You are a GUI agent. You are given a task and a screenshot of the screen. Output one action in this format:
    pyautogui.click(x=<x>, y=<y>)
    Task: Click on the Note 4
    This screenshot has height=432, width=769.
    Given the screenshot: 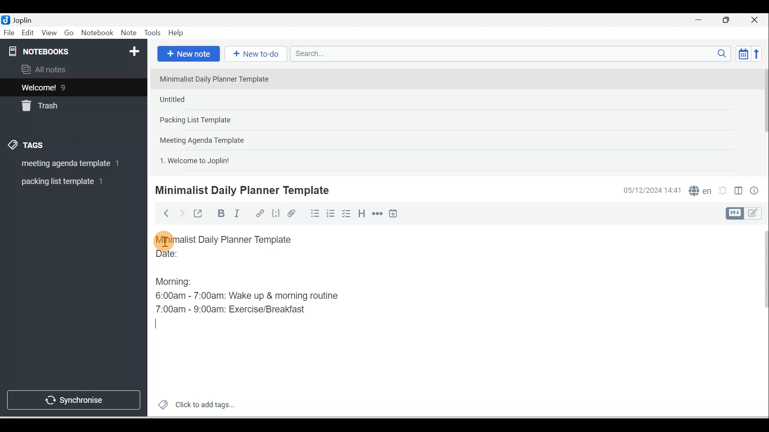 What is the action you would take?
    pyautogui.click(x=213, y=138)
    